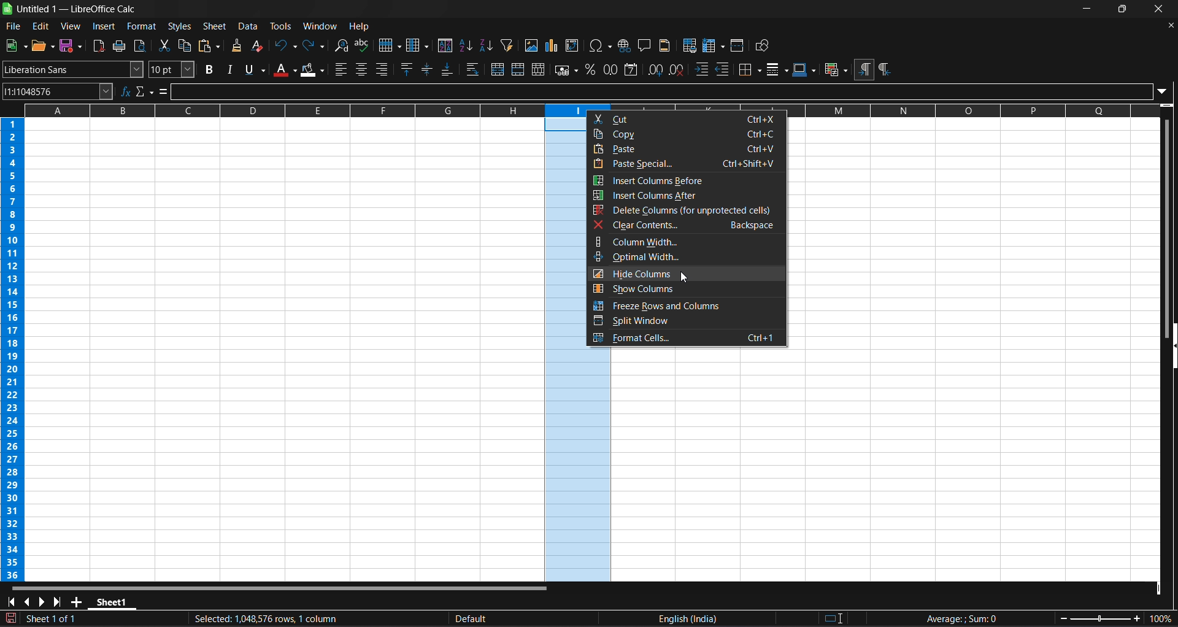  I want to click on scroll to next sheet, so click(44, 601).